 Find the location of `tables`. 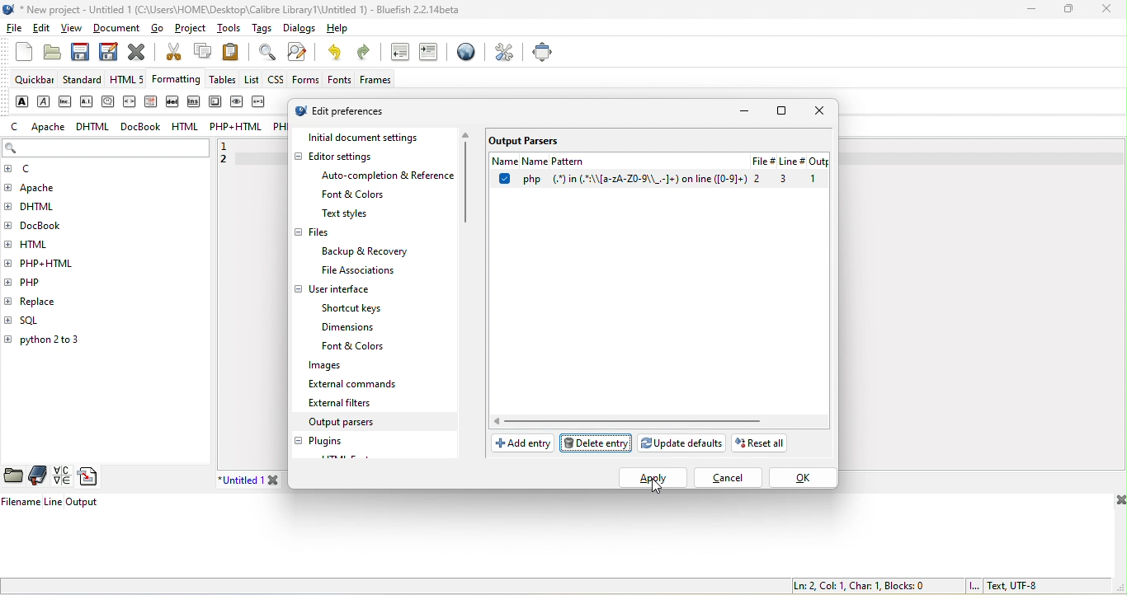

tables is located at coordinates (224, 82).